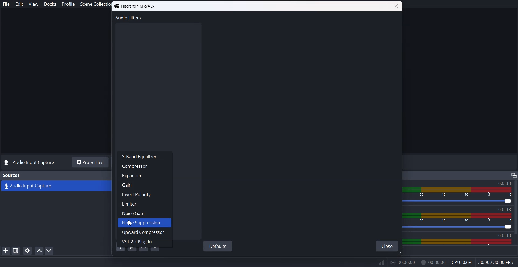 The height and width of the screenshot is (267, 518). I want to click on Volume Indicator, so click(460, 191).